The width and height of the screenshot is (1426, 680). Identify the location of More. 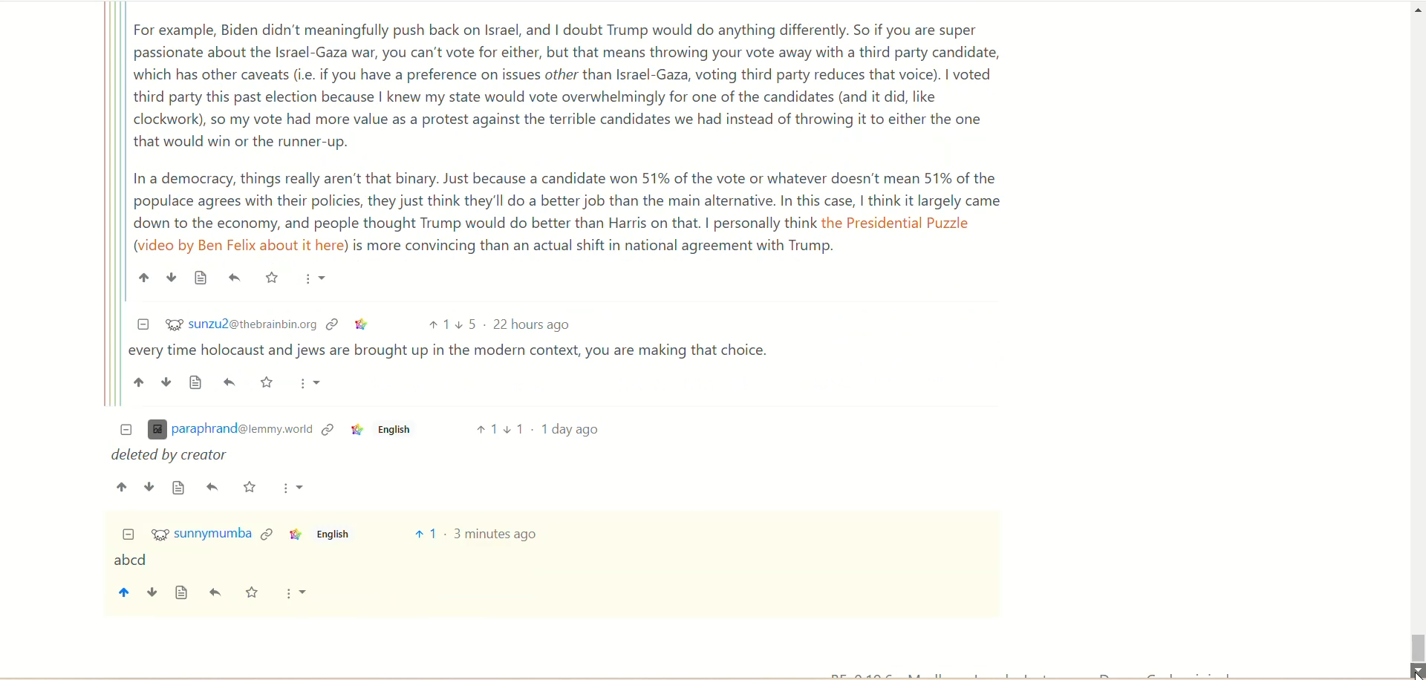
(292, 487).